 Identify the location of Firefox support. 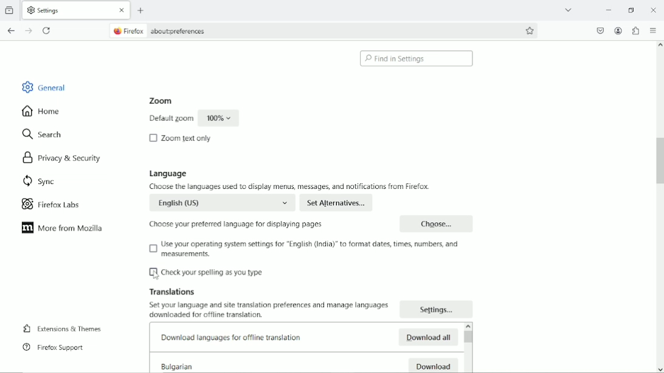
(52, 348).